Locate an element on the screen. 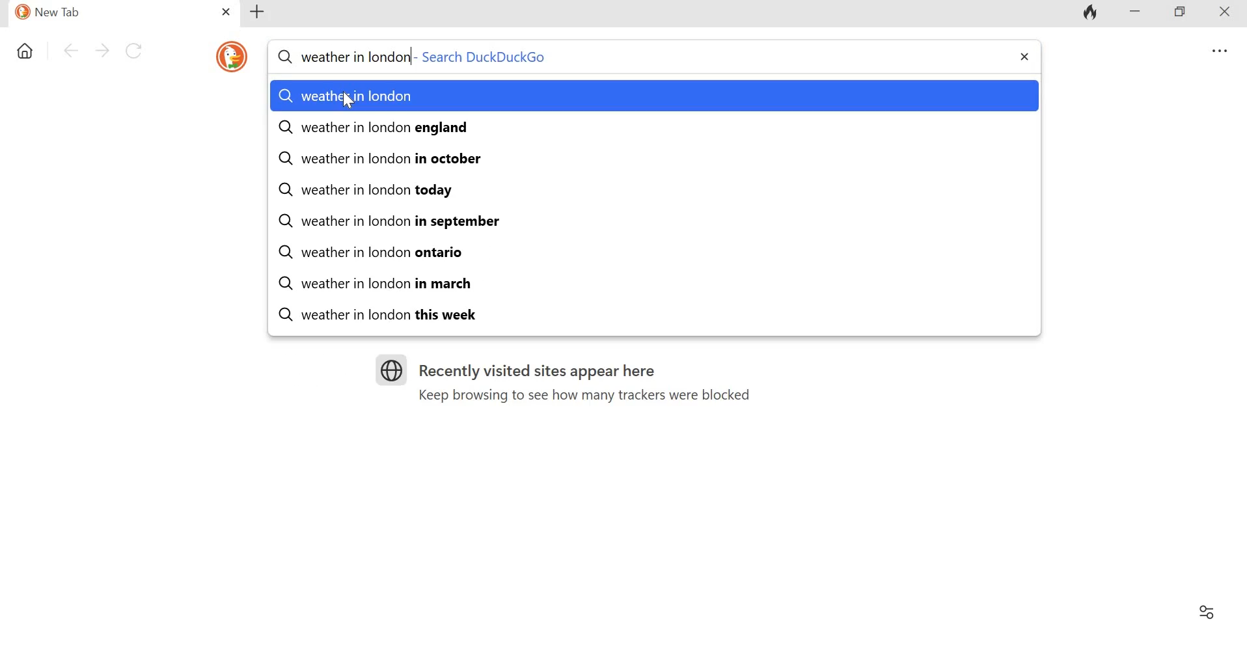 This screenshot has width=1247, height=652. duckduckgo icon is located at coordinates (232, 57).